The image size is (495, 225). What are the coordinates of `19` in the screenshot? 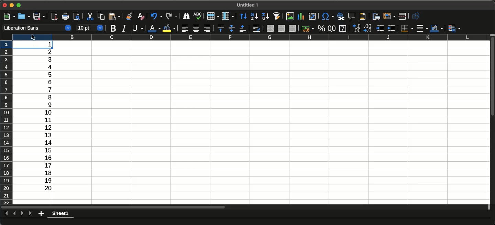 It's located at (48, 180).